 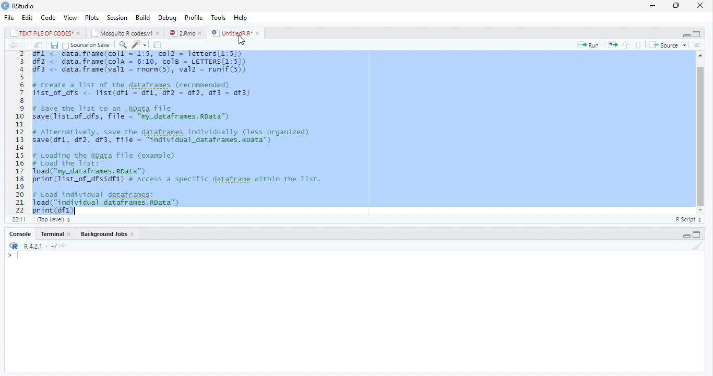 I want to click on dfl <- data.frame(coll = 1:5, col2 = Jetters[1:5])

4f2 <- data.frame(cola = 6:10, cols = LETTERS[1:5])

d4f3 <- data.frame(vall = rnorn(s), val2 = runif(5))

# create a 1ist of the dataframes (recommended)

list_of_dfs <- 1ist(dfl = dfi, df2 = df2, df3 = df3)

# save the list to an .Roata file

save(list_of dfs, file = "my_dataframes.rData")

# Alternatively, save the datafranes individually (less organized)
save(df1, df2, df3, file = "individual_dataframes.RData")

# Loading the roata file (example)

# Load the list:

Toad("my_dataframes. roata")

print(115t_of_dfssdf1) # Access a specific dataframe within the list.
# Load individual dataframes:

Toad("individual_datafranes. Roata")

print(df1)|, so click(x=185, y=132).